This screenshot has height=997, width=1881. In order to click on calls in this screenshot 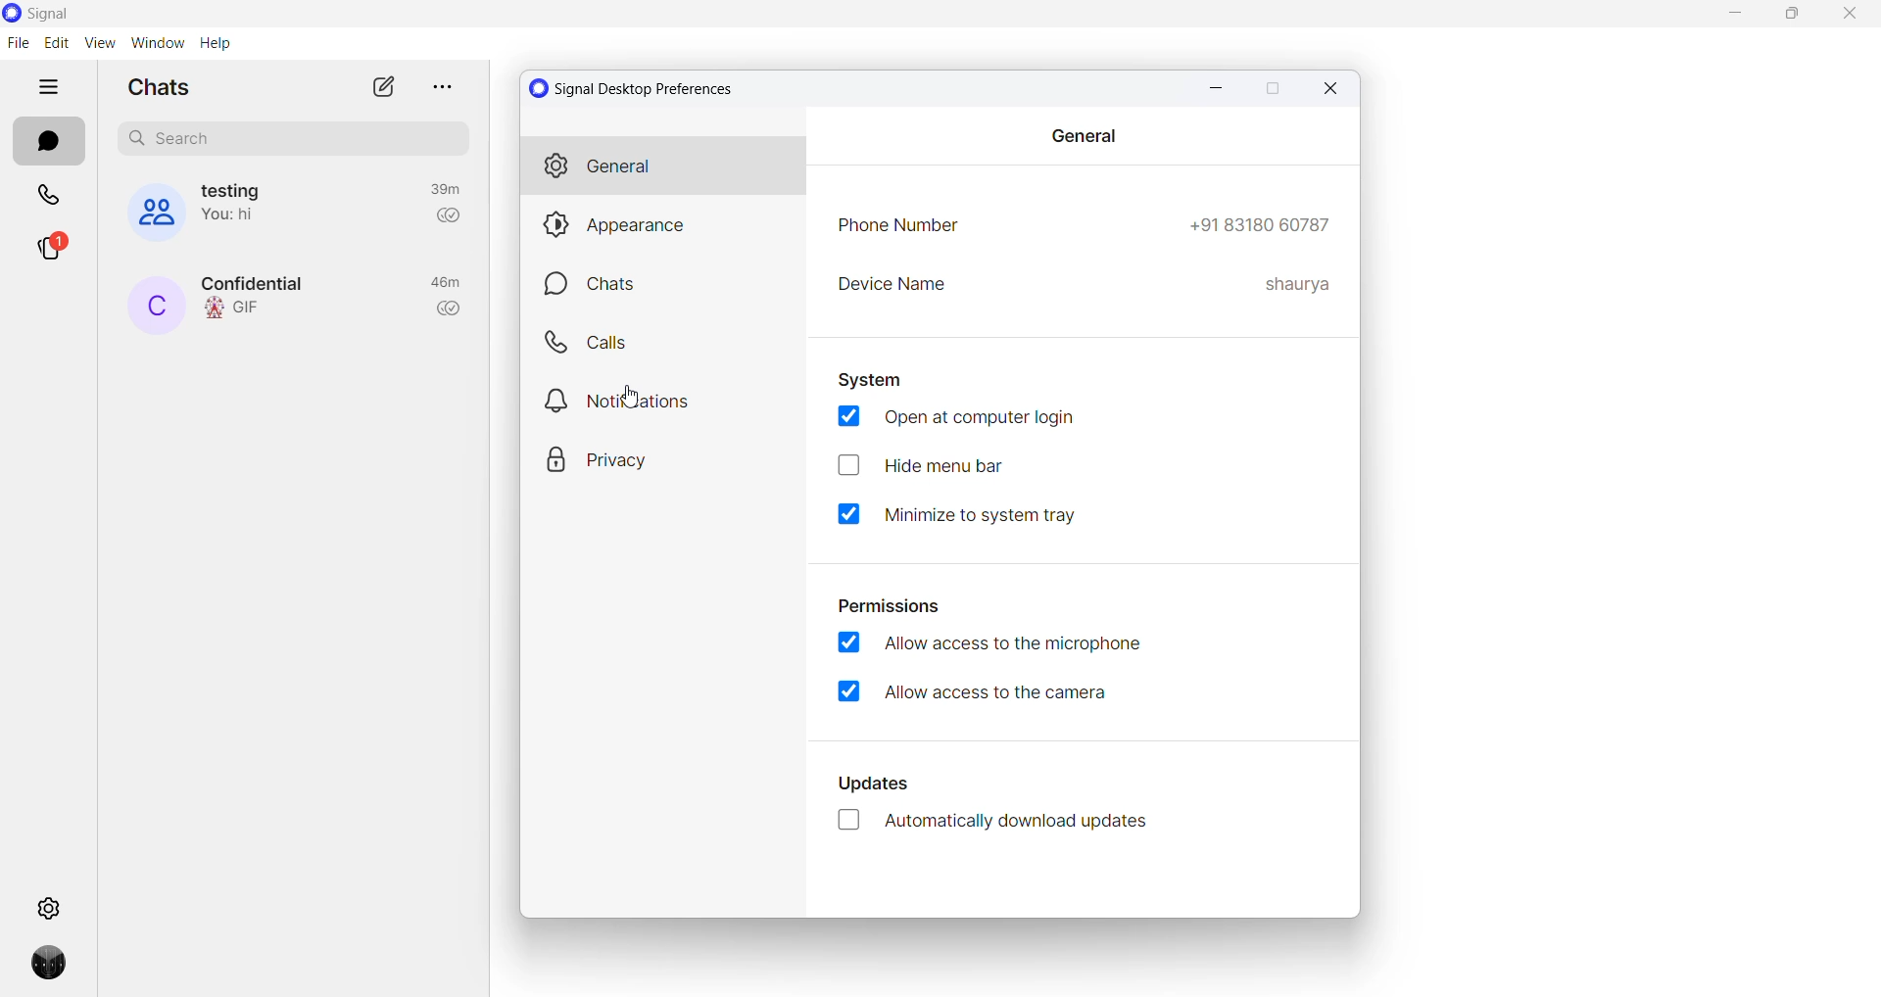, I will do `click(665, 342)`.